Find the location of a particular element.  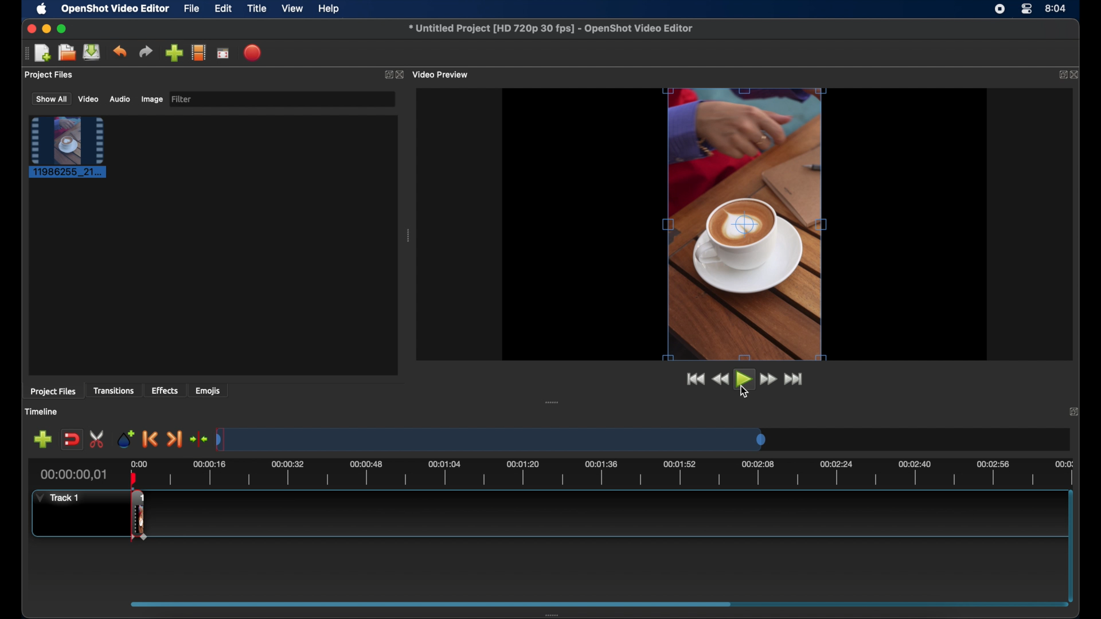

close is located at coordinates (400, 75).